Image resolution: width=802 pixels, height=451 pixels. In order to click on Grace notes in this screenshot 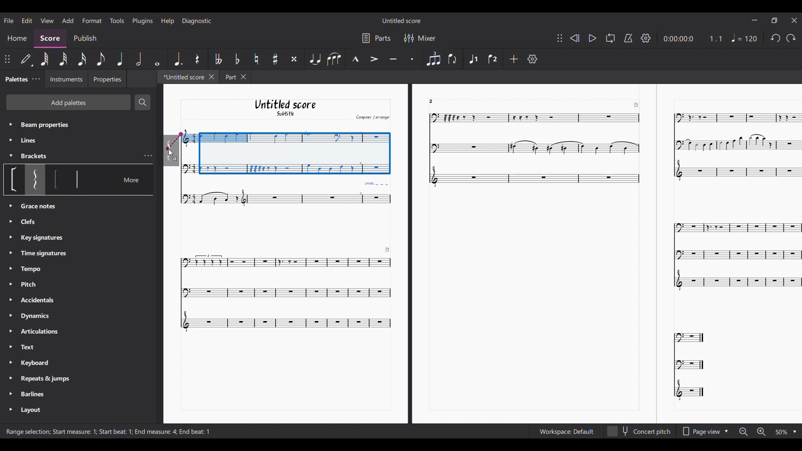, I will do `click(31, 222)`.